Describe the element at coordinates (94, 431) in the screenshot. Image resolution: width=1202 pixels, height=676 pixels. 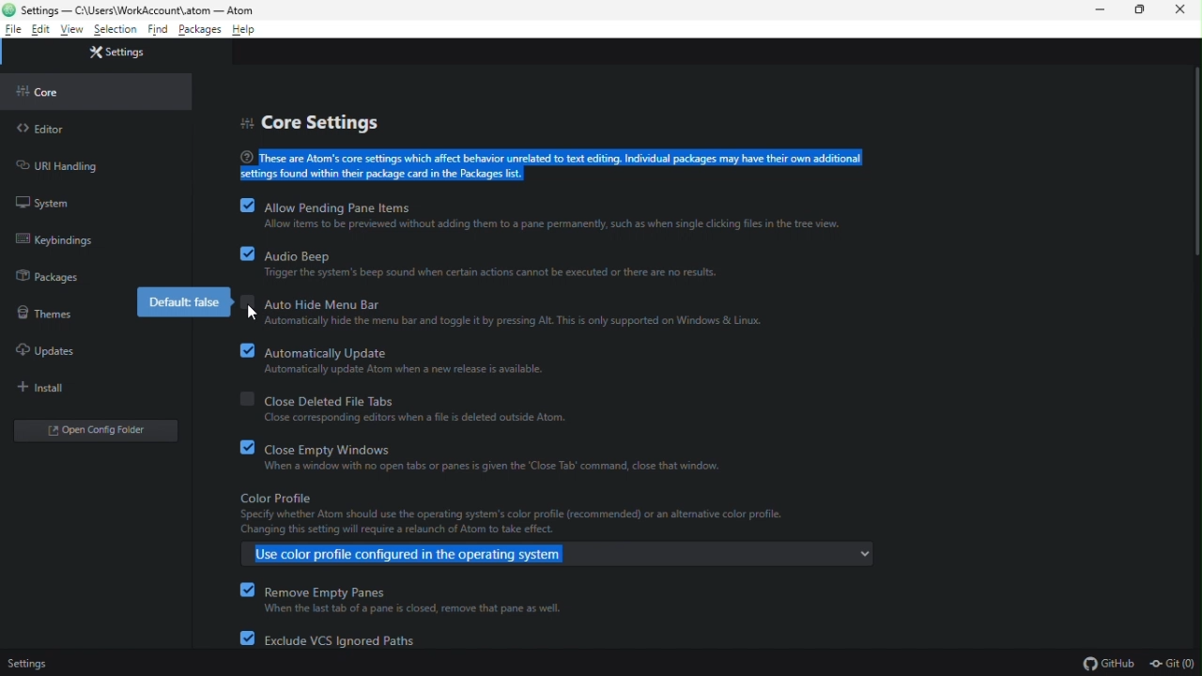
I see `open folder` at that location.